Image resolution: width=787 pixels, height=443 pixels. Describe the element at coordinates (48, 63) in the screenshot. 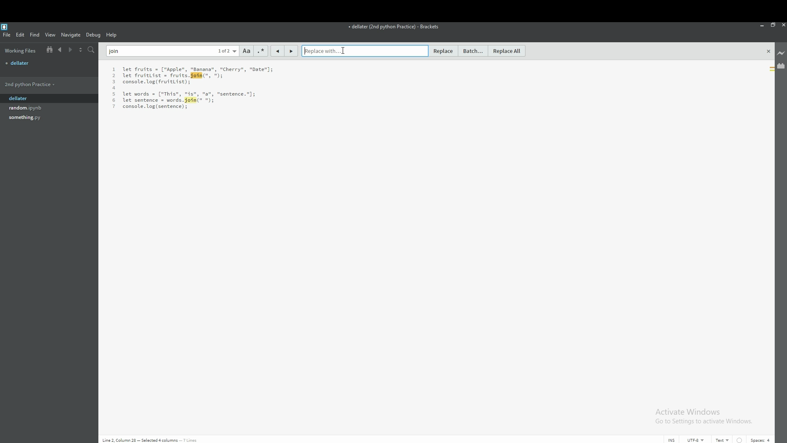

I see `file` at that location.